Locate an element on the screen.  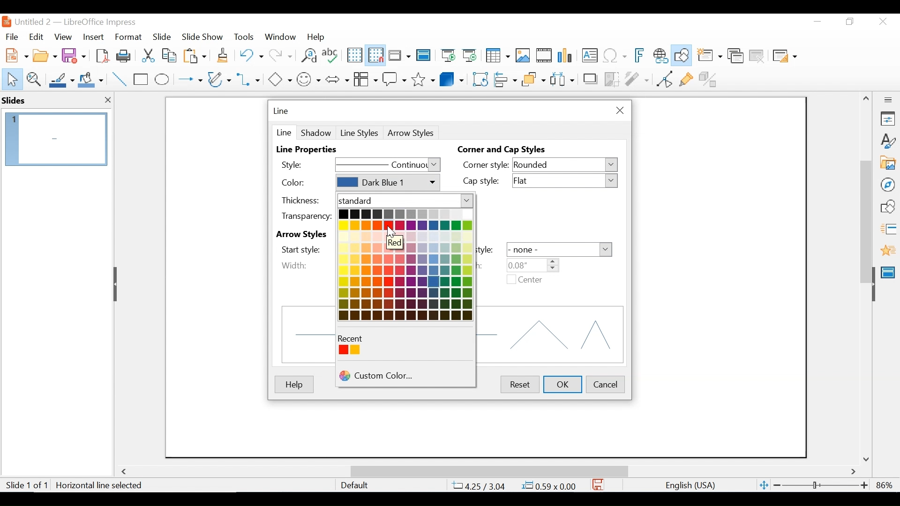
Crop Image is located at coordinates (612, 78).